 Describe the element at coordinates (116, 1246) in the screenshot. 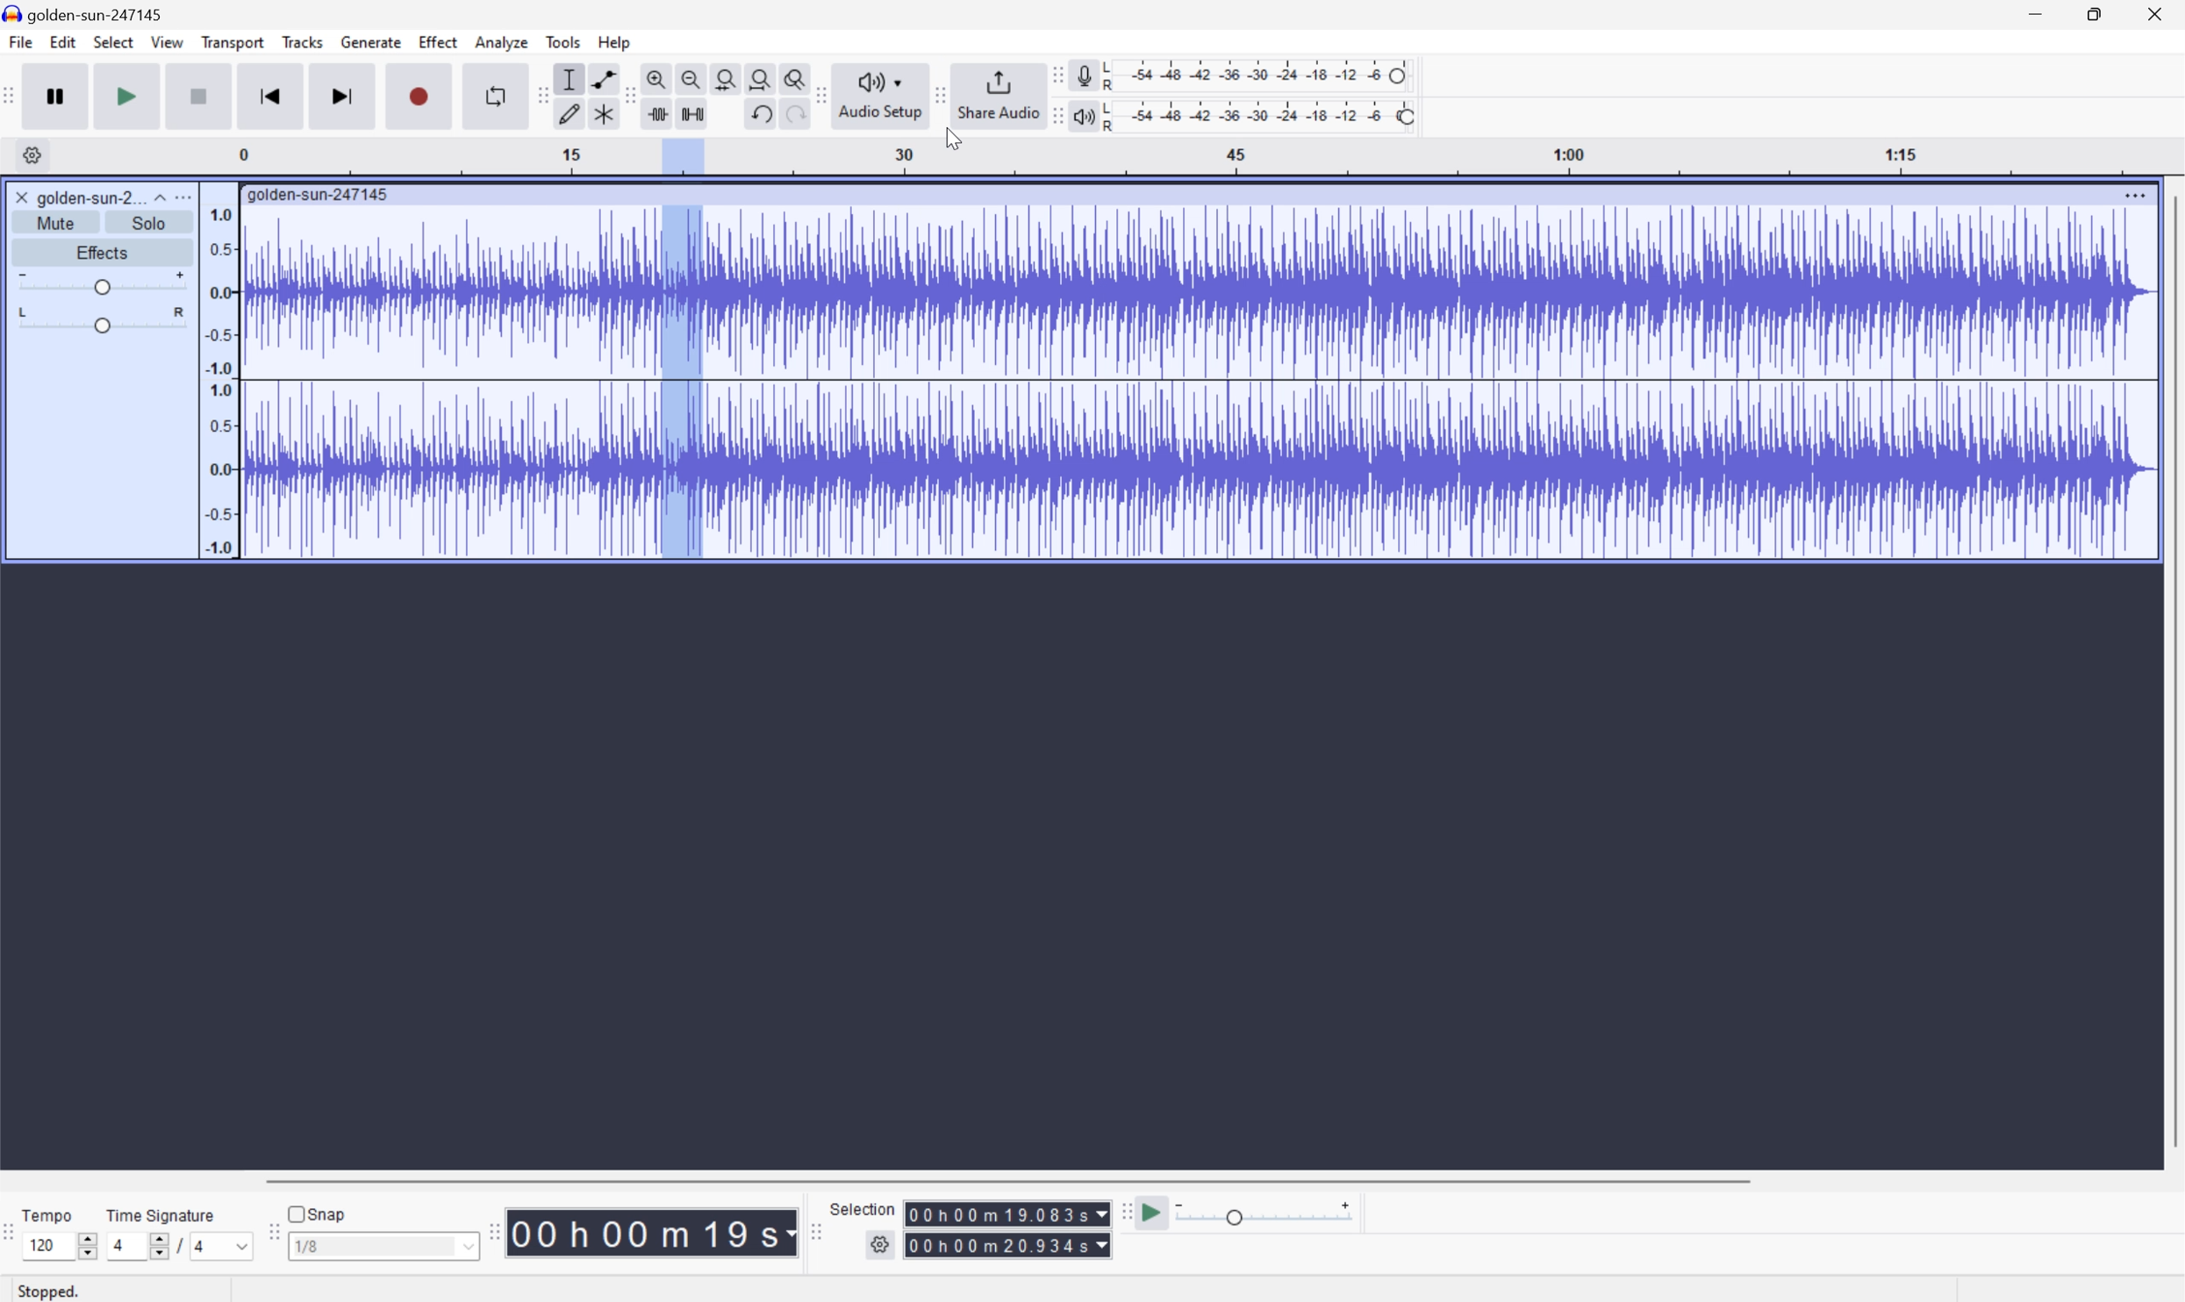

I see `4` at that location.